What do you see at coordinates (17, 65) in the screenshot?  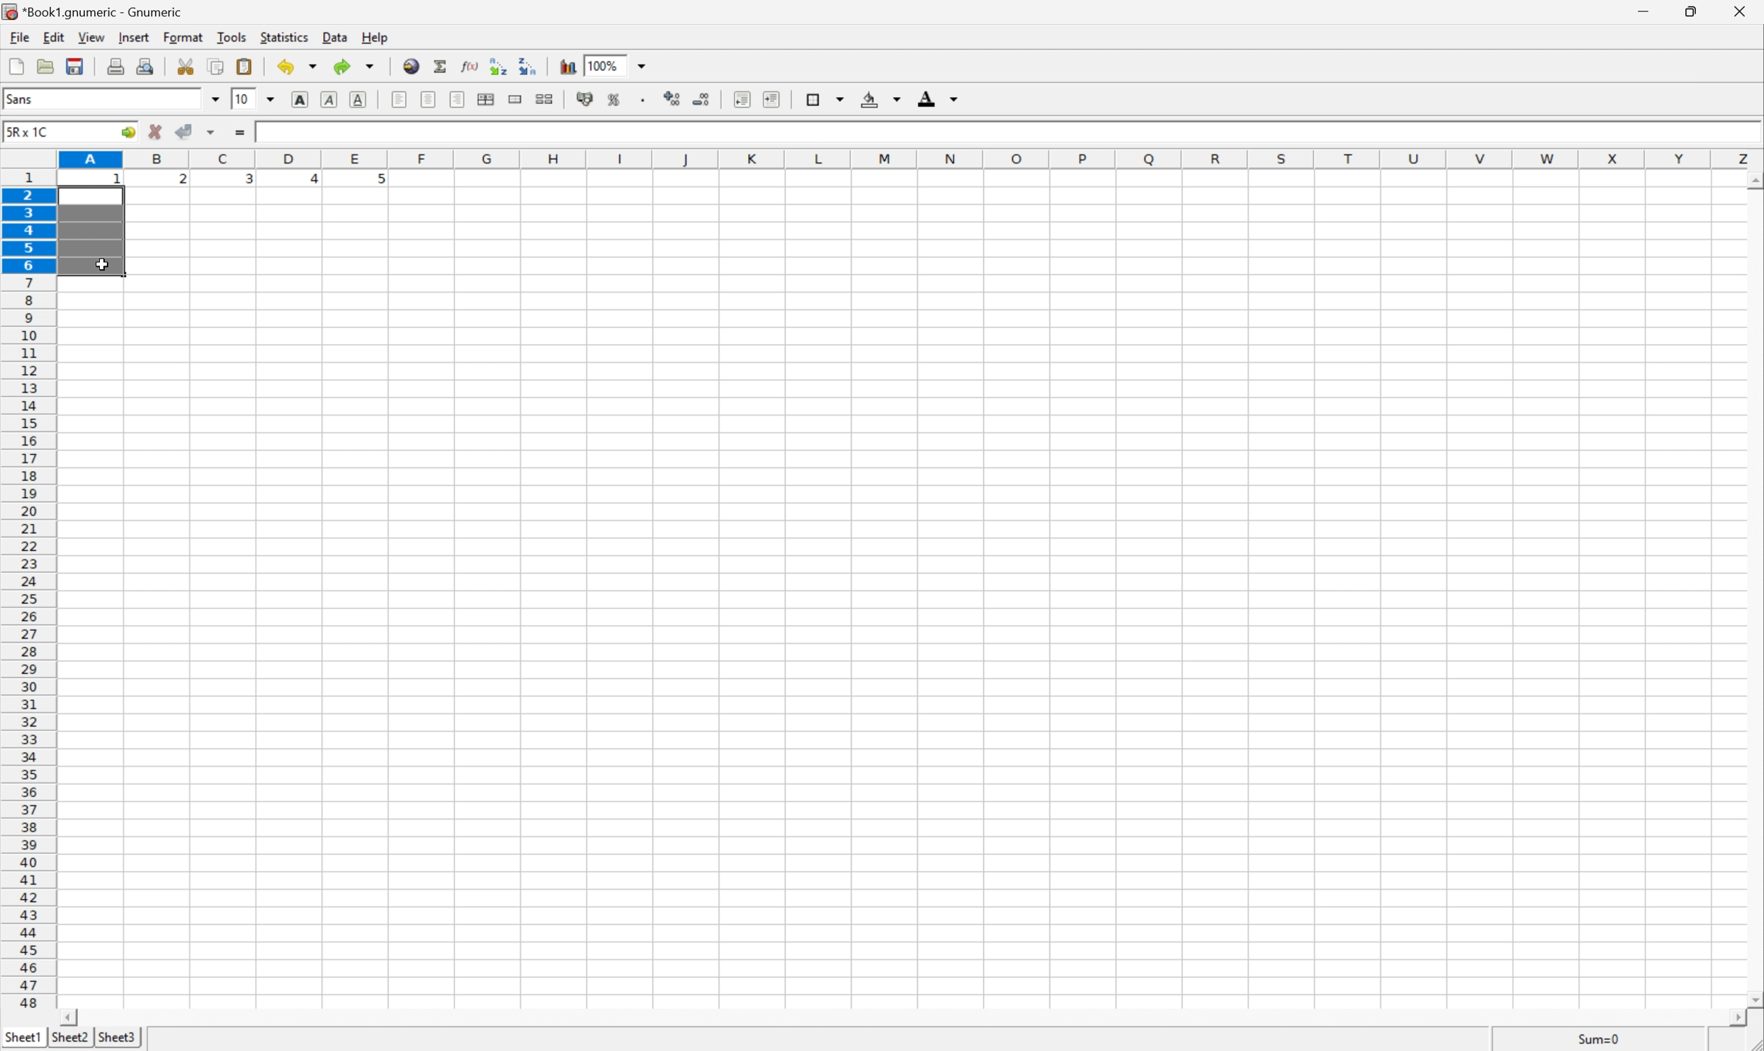 I see `new` at bounding box center [17, 65].